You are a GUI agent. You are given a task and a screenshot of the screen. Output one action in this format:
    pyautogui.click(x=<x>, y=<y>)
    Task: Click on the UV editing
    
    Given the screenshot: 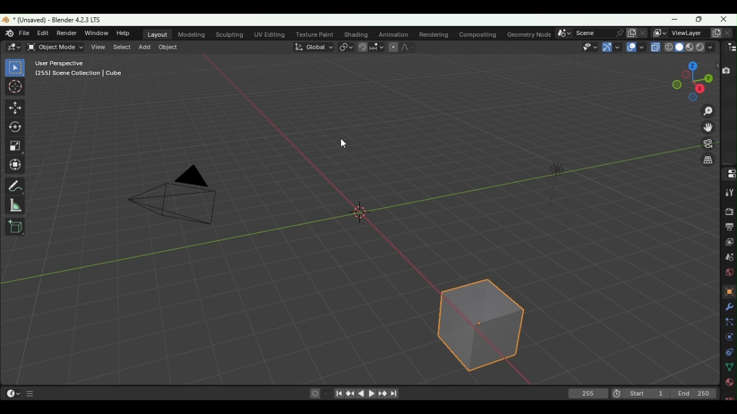 What is the action you would take?
    pyautogui.click(x=272, y=33)
    